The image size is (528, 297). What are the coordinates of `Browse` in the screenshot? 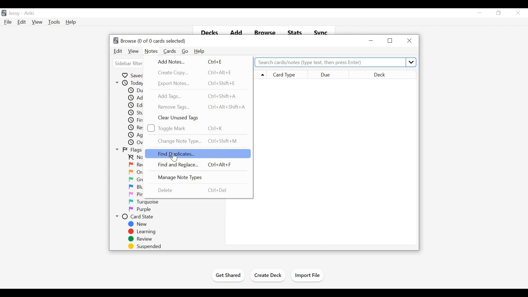 It's located at (265, 31).